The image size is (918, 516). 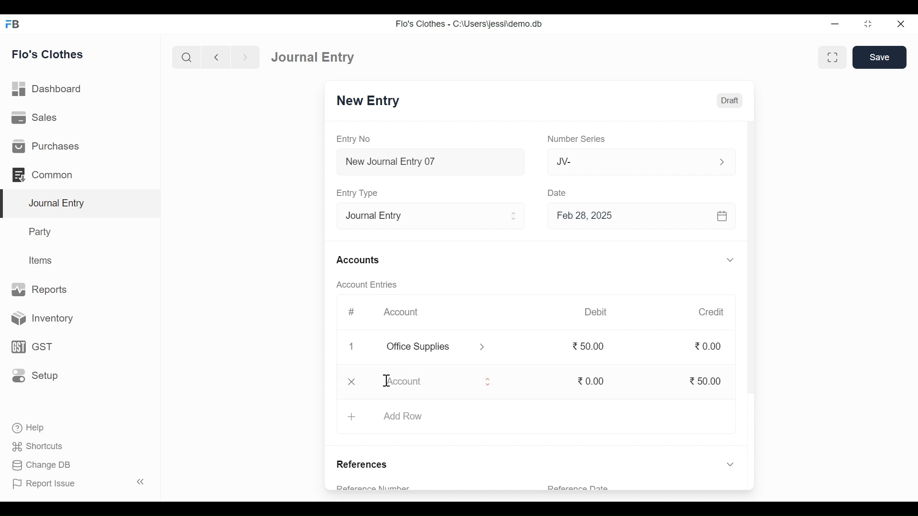 I want to click on Expand, so click(x=488, y=382).